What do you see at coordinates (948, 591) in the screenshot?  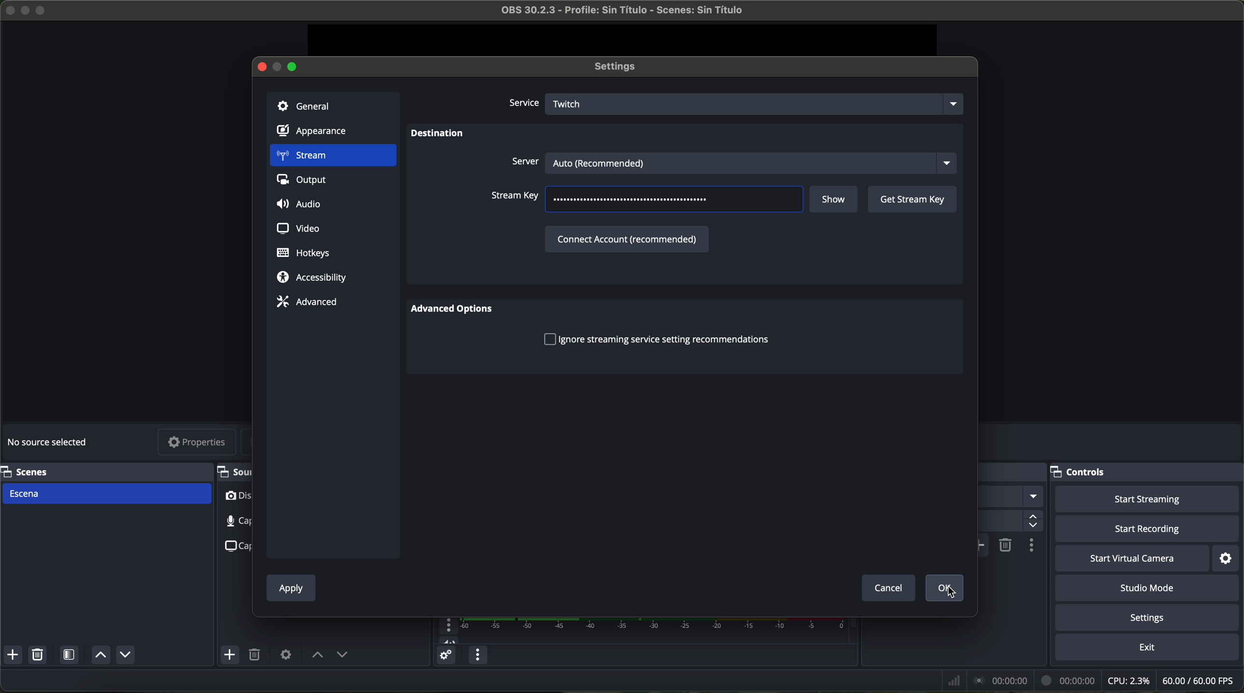 I see `cursor` at bounding box center [948, 591].